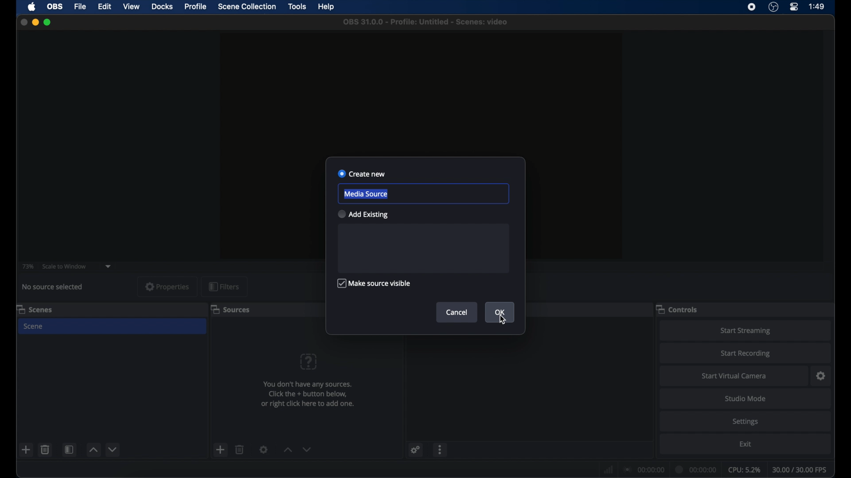 The image size is (851, 478). Describe the element at coordinates (27, 266) in the screenshot. I see `73%` at that location.